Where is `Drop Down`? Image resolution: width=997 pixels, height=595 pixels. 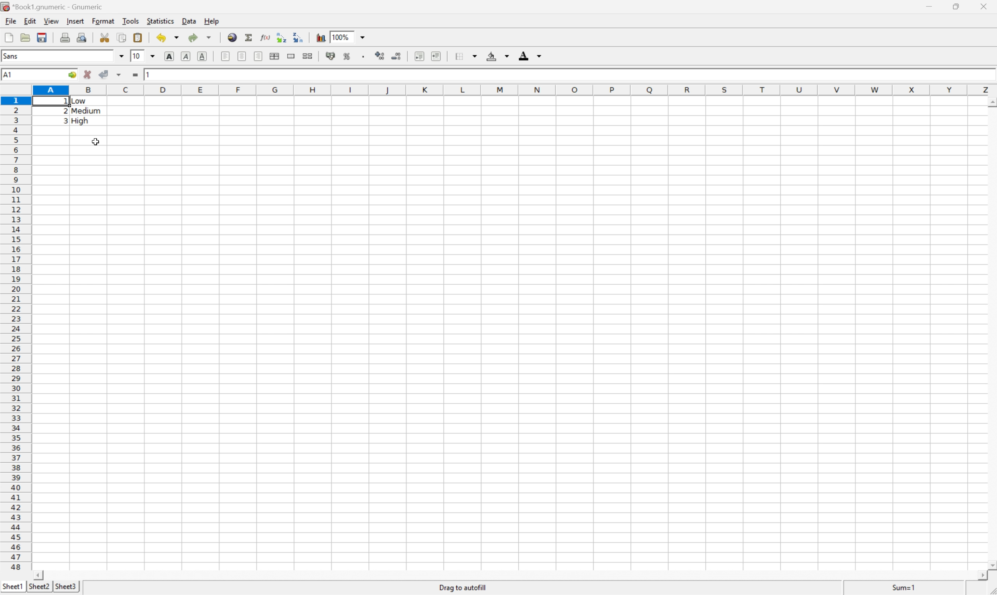 Drop Down is located at coordinates (152, 57).